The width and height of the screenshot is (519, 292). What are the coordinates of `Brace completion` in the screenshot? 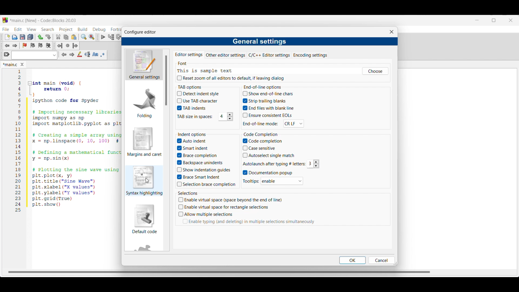 It's located at (195, 156).